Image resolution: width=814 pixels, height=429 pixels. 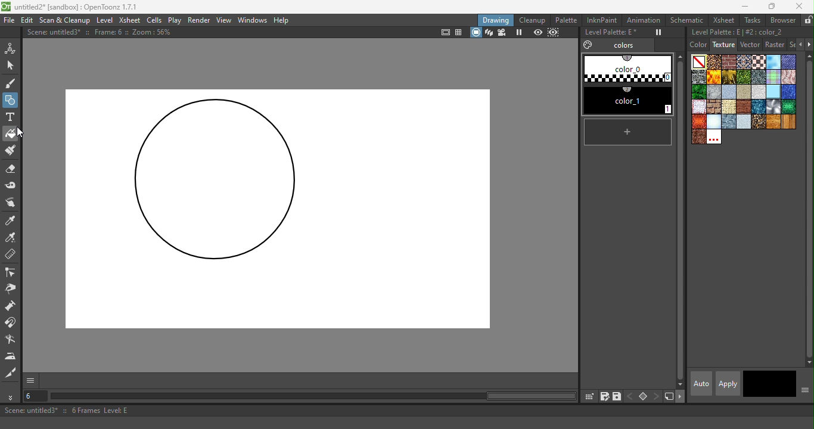 I want to click on Scan & Clenaup, so click(x=66, y=20).